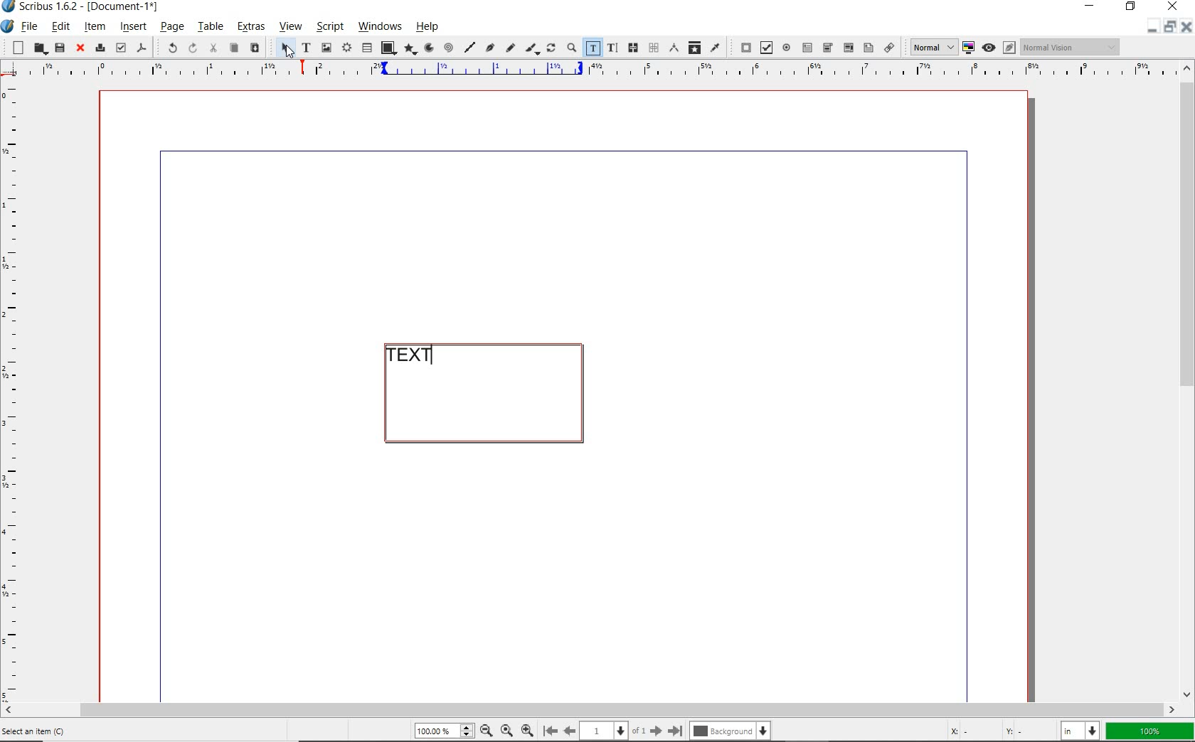 The height and width of the screenshot is (742, 1195). What do you see at coordinates (346, 49) in the screenshot?
I see `render frame` at bounding box center [346, 49].